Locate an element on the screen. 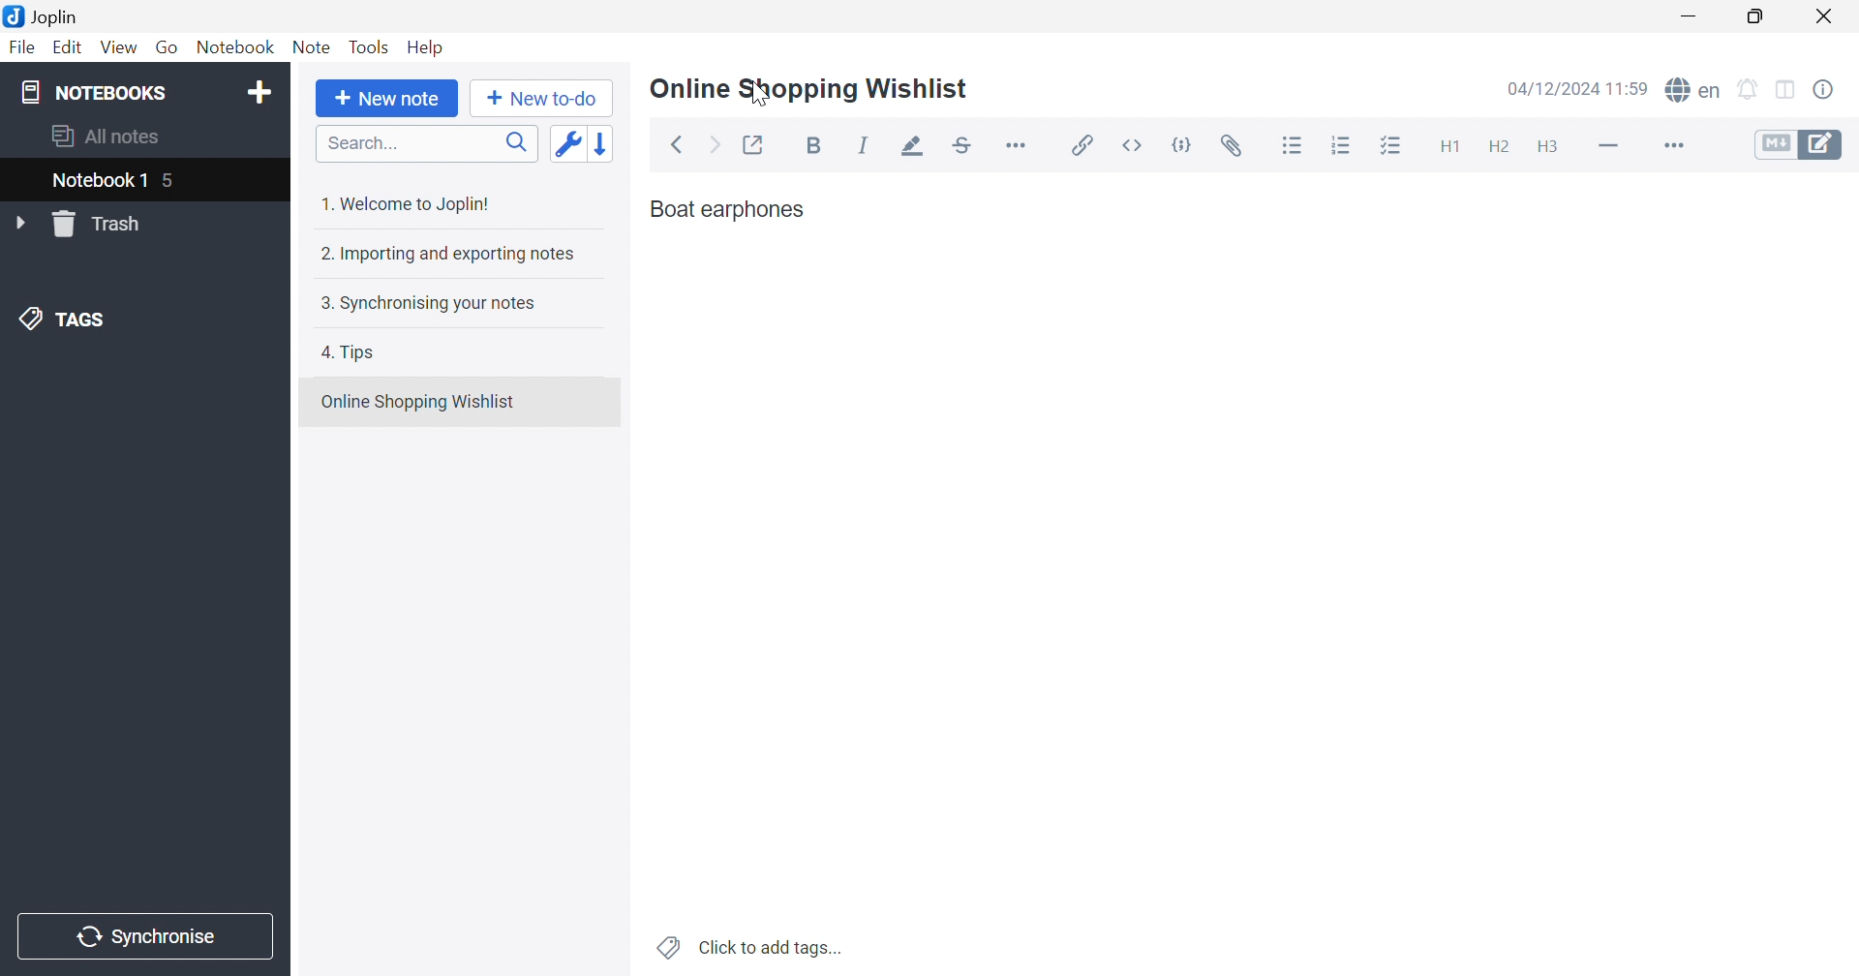  Tools is located at coordinates (370, 46).